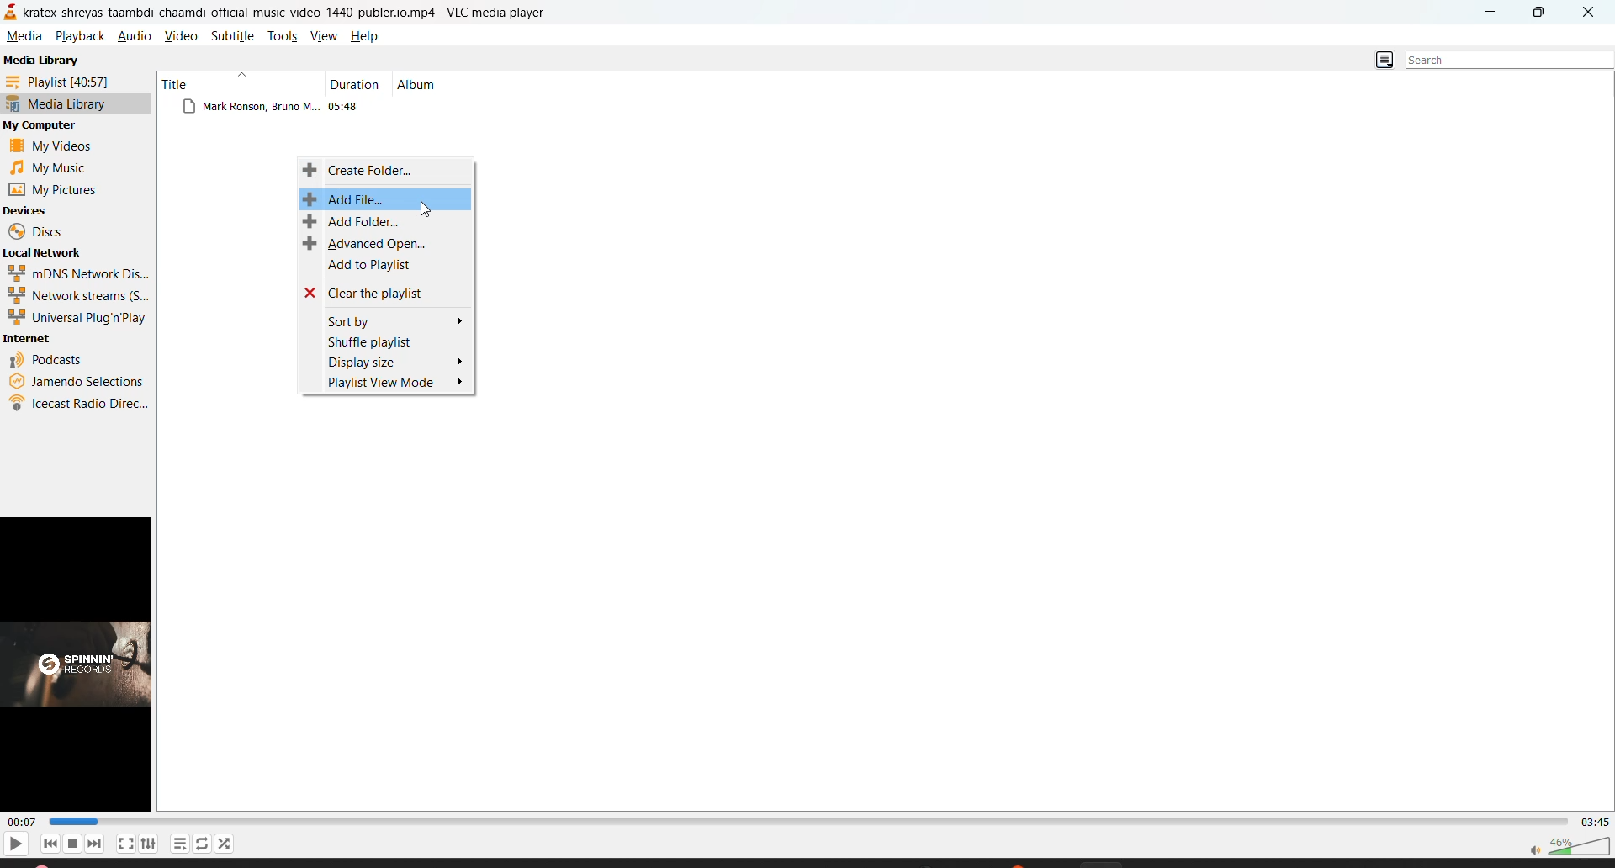 The width and height of the screenshot is (1615, 868). What do you see at coordinates (25, 823) in the screenshot?
I see `current track time` at bounding box center [25, 823].